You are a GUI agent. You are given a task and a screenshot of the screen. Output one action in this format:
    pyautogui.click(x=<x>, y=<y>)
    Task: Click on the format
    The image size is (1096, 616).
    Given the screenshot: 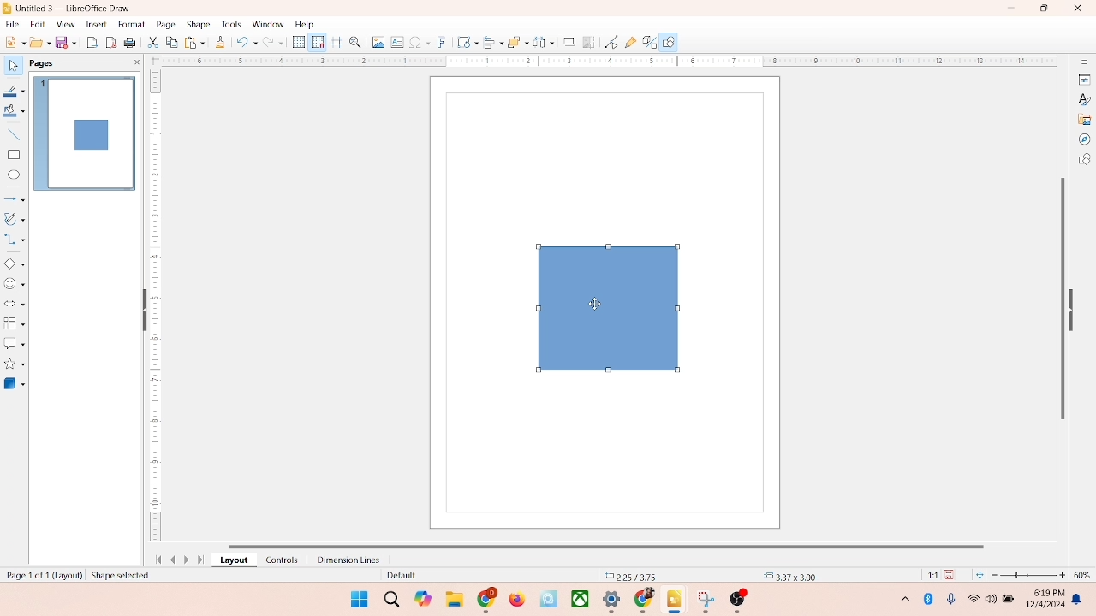 What is the action you would take?
    pyautogui.click(x=131, y=23)
    